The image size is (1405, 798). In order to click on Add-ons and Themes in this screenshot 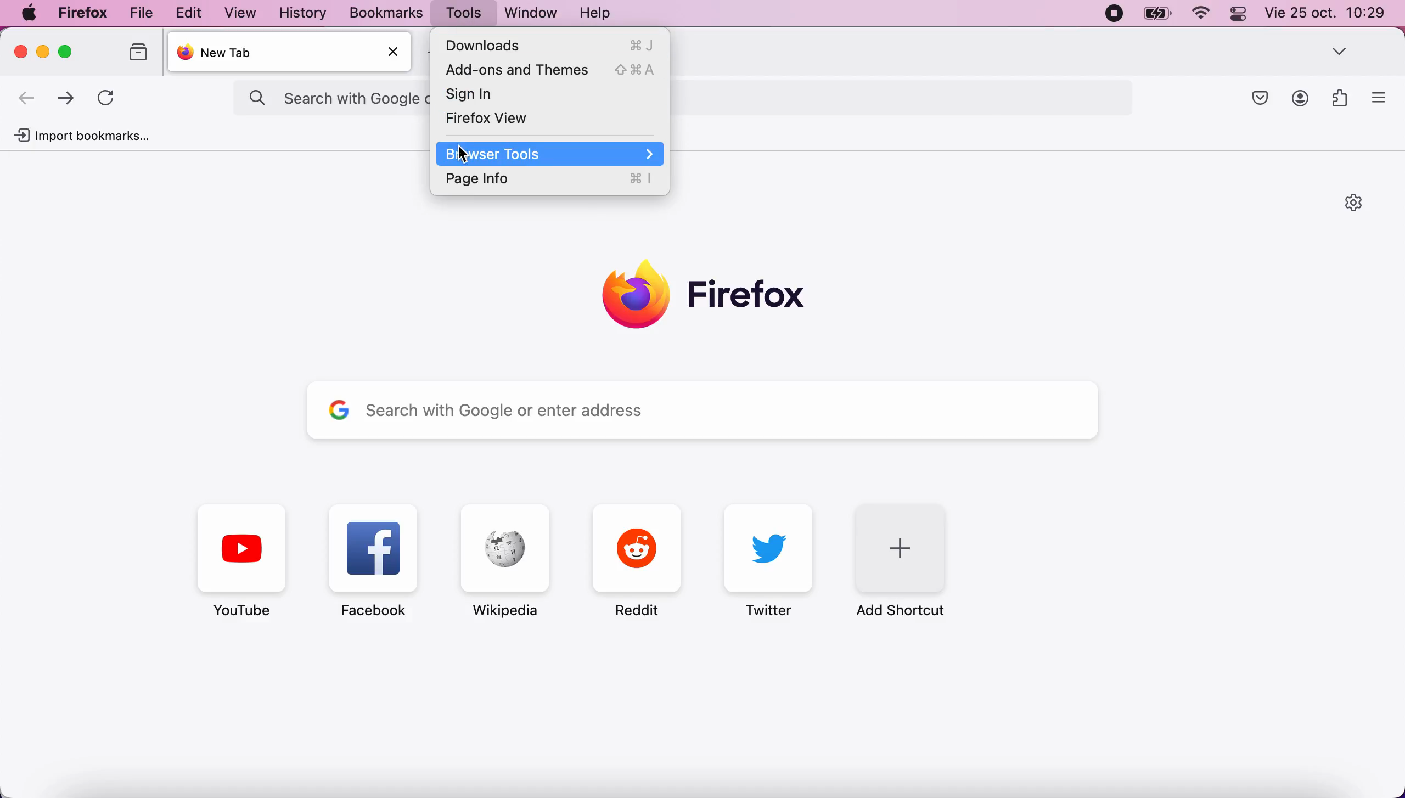, I will do `click(550, 70)`.